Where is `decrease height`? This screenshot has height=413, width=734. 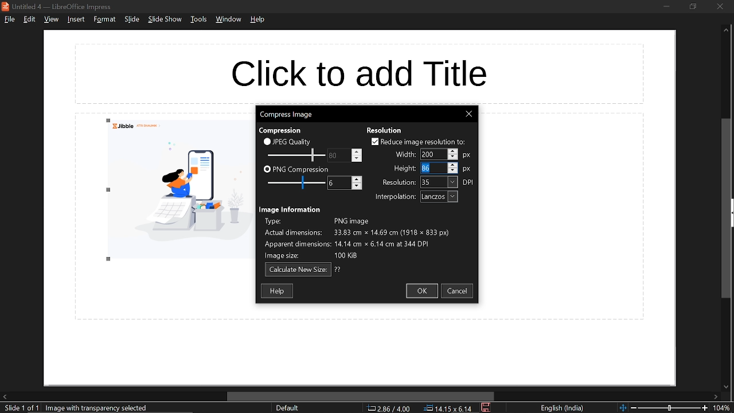 decrease height is located at coordinates (453, 170).